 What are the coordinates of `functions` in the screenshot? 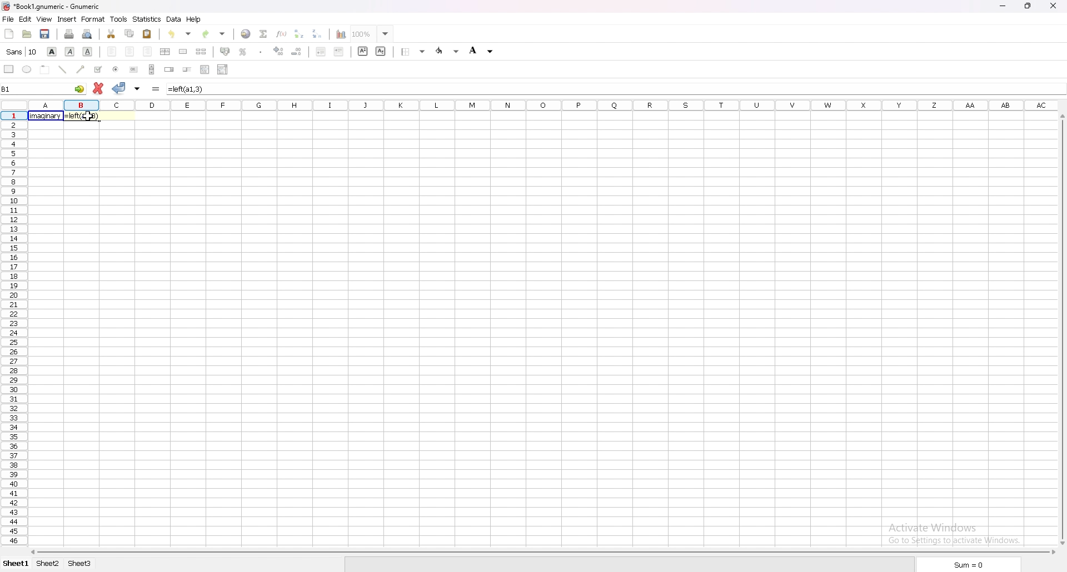 It's located at (281, 33).